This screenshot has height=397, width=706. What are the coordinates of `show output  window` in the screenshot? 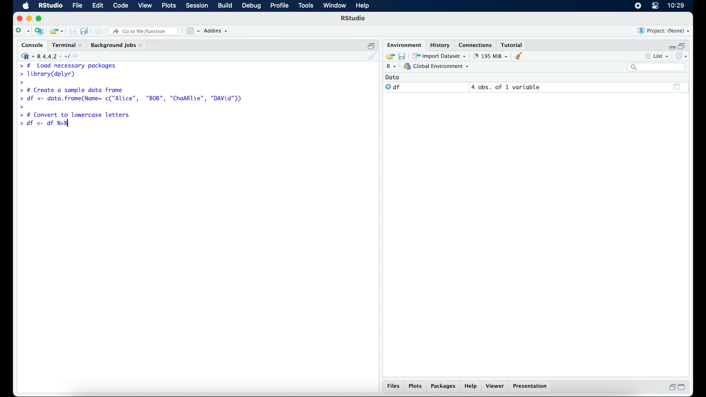 It's located at (677, 86).